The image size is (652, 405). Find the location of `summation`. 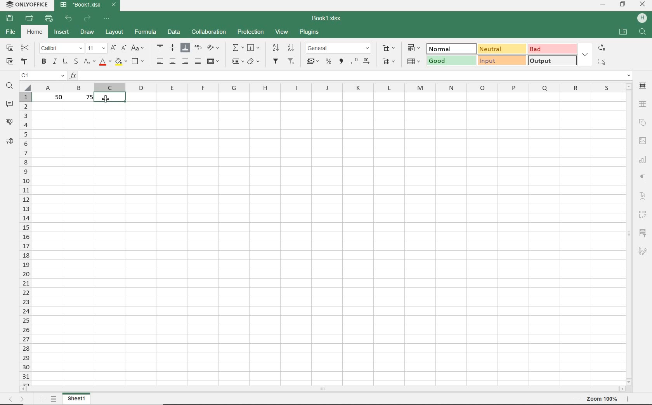

summation is located at coordinates (238, 48).